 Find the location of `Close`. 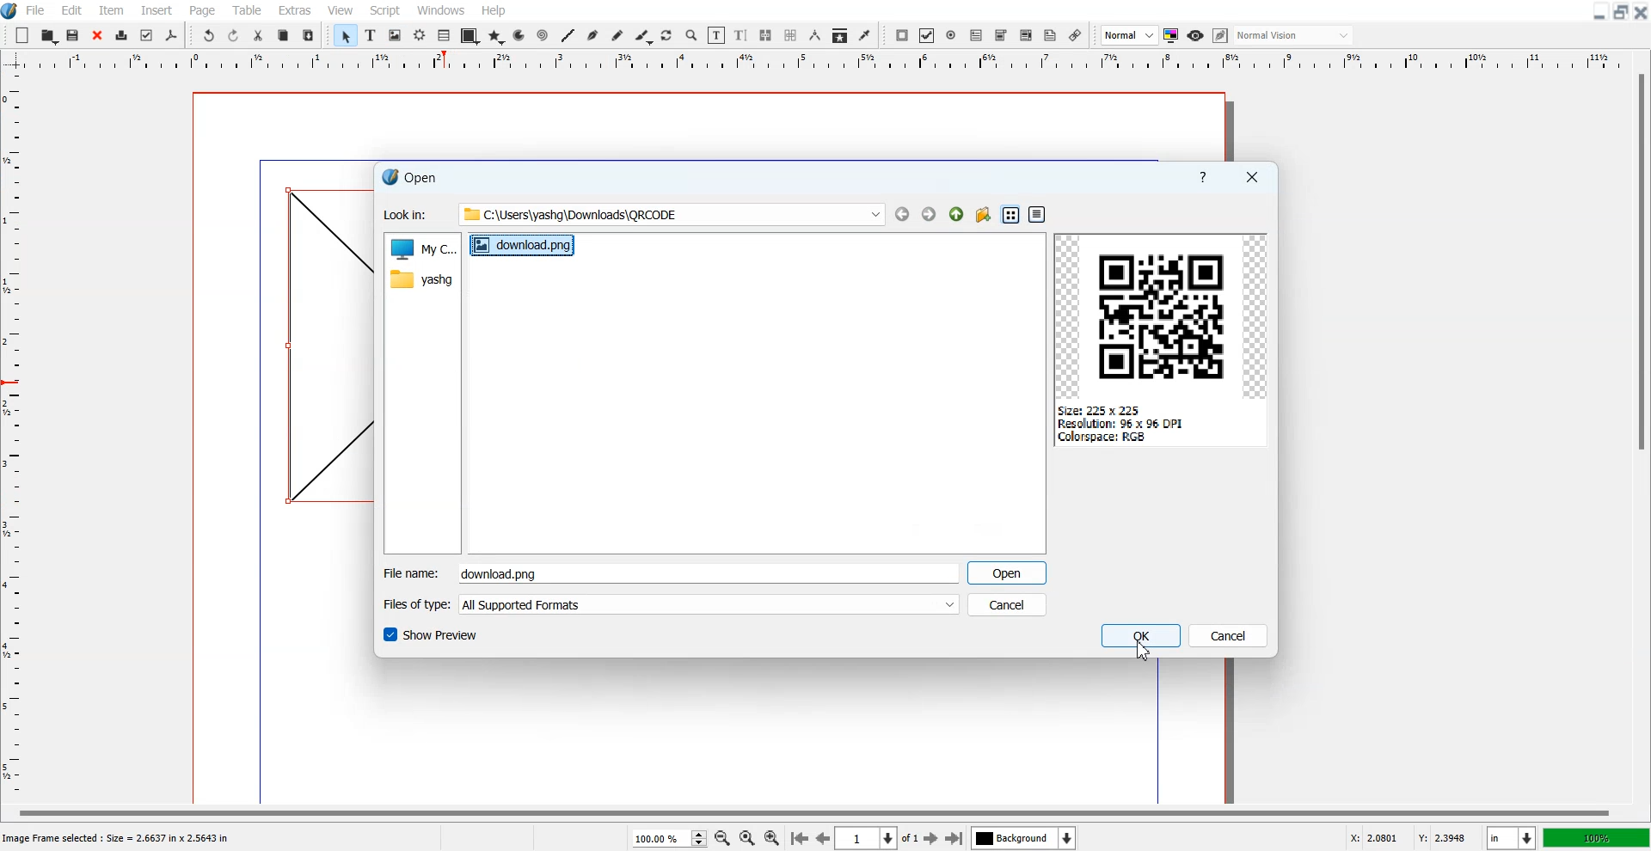

Close is located at coordinates (1641, 12).